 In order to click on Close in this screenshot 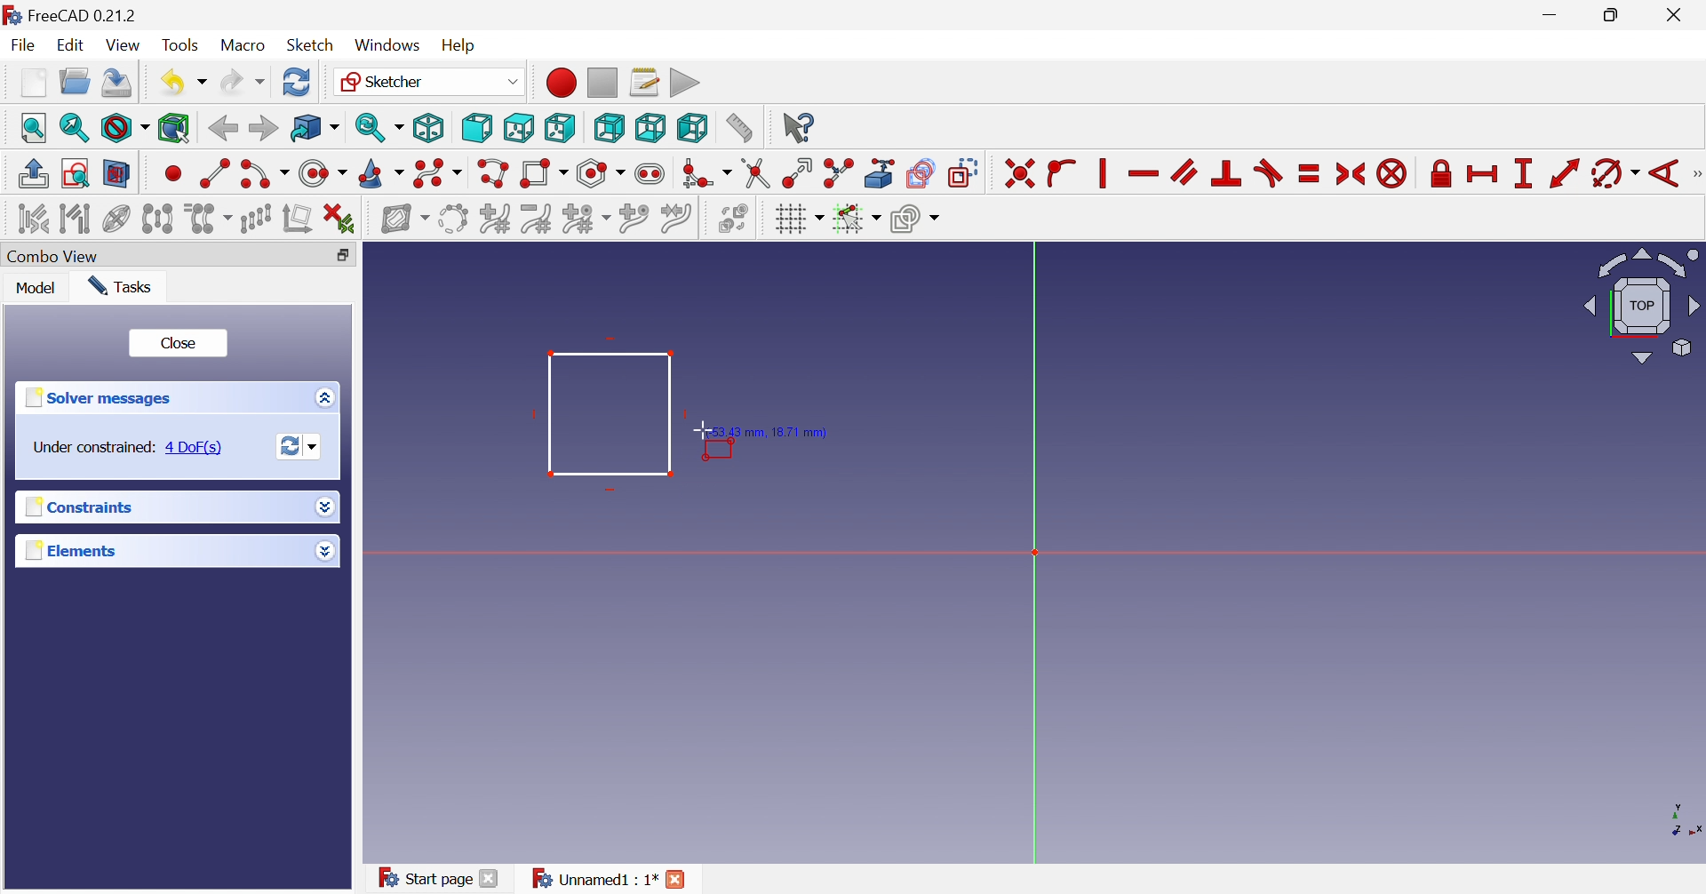, I will do `click(677, 879)`.